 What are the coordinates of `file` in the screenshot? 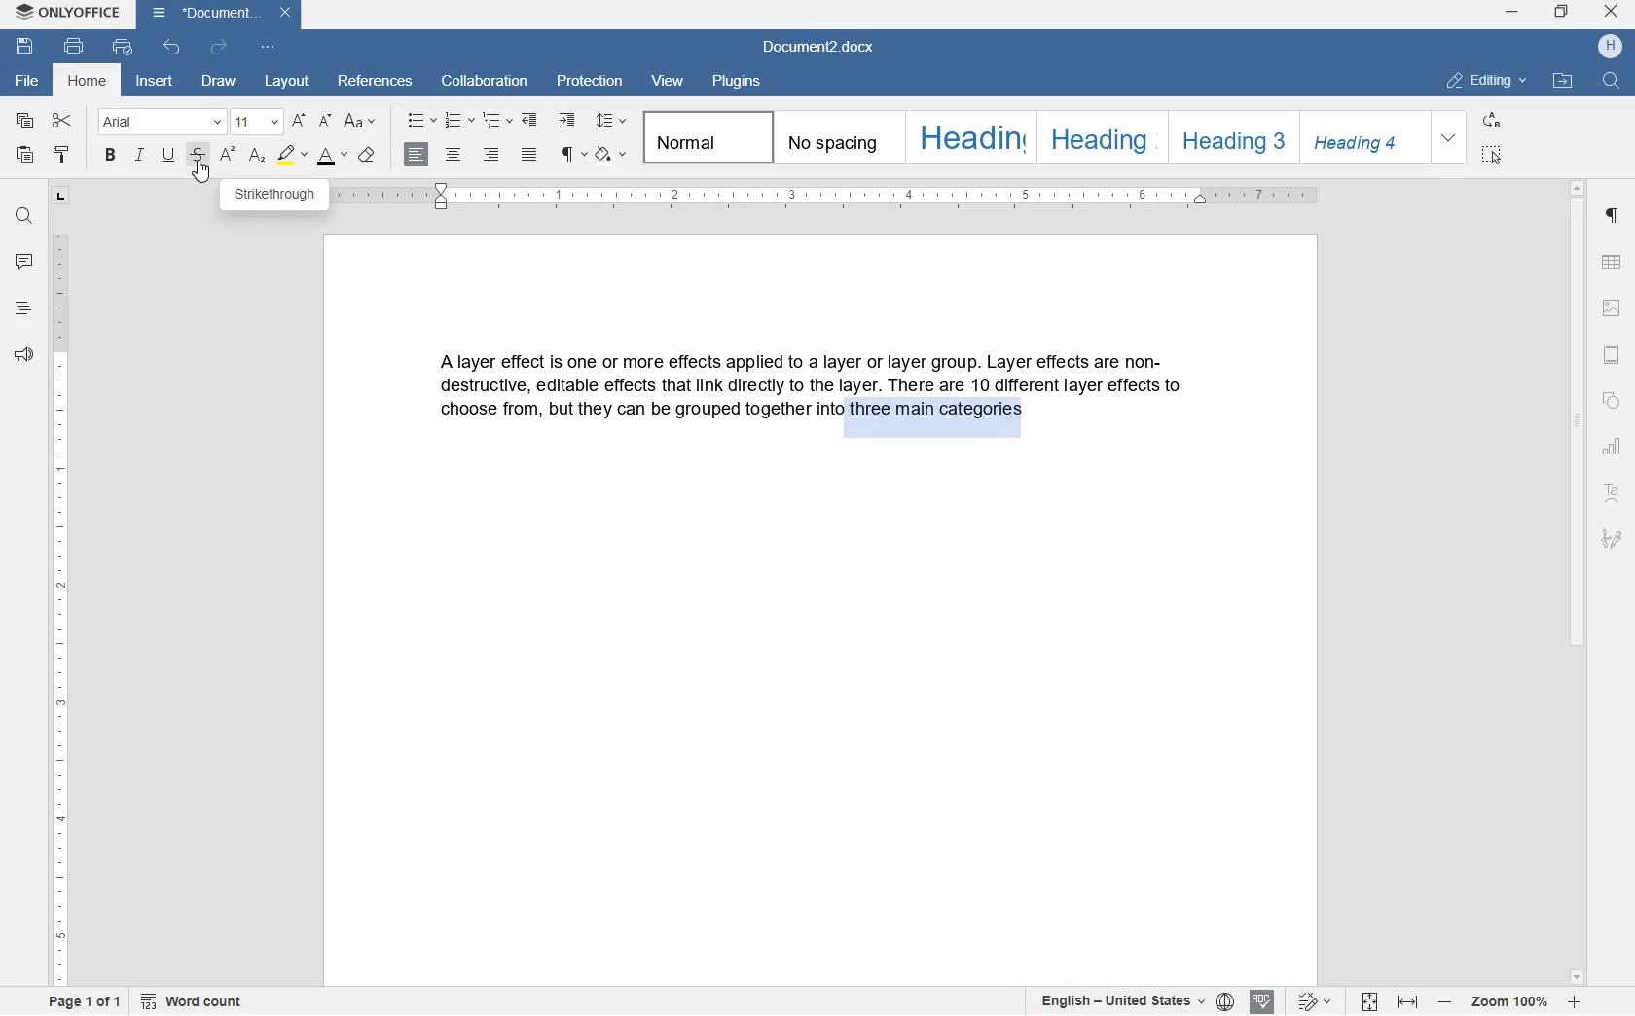 It's located at (24, 81).